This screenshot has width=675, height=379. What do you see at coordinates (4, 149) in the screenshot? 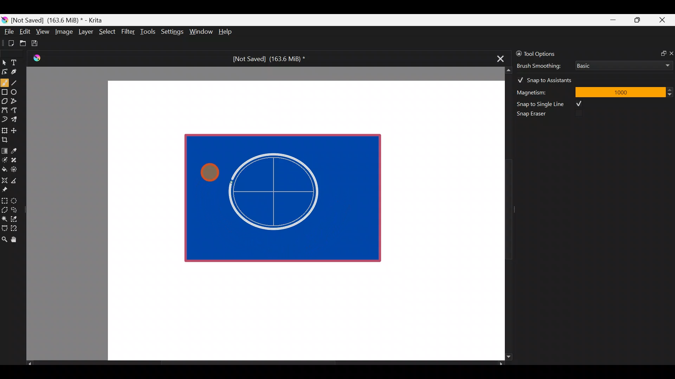
I see `Draw a gradient` at bounding box center [4, 149].